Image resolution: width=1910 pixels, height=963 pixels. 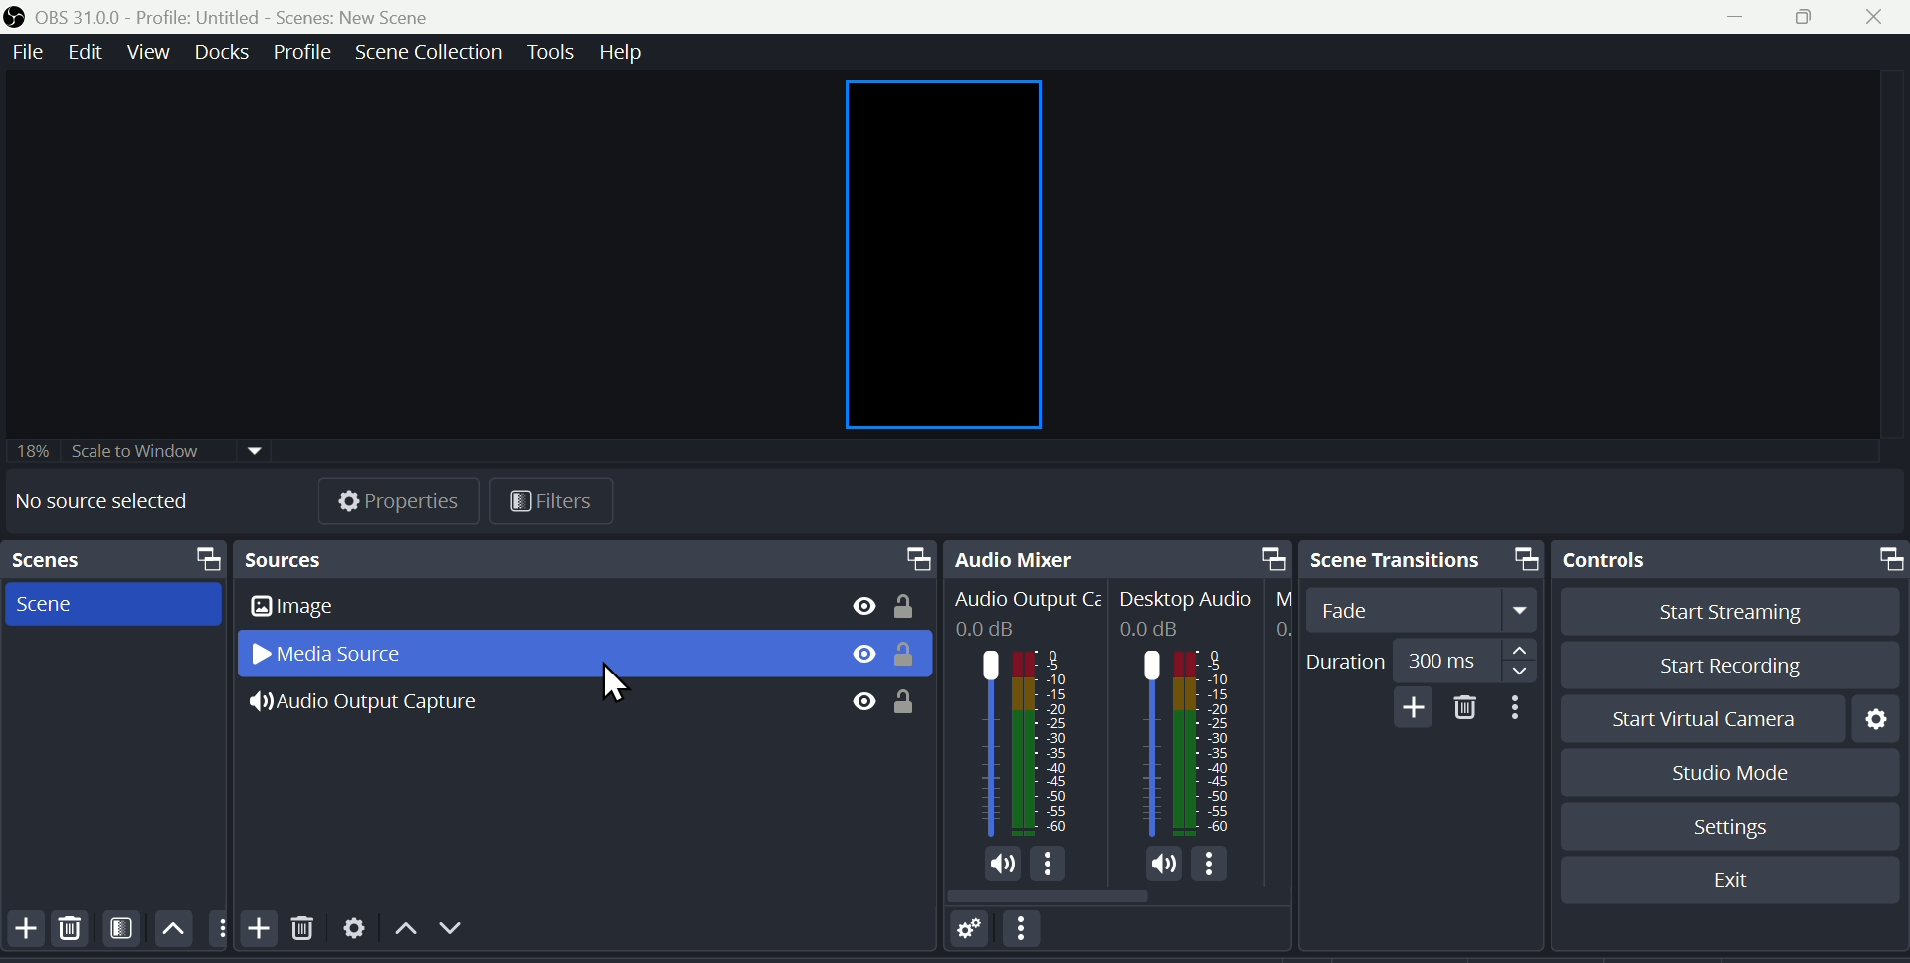 I want to click on close, so click(x=1875, y=18).